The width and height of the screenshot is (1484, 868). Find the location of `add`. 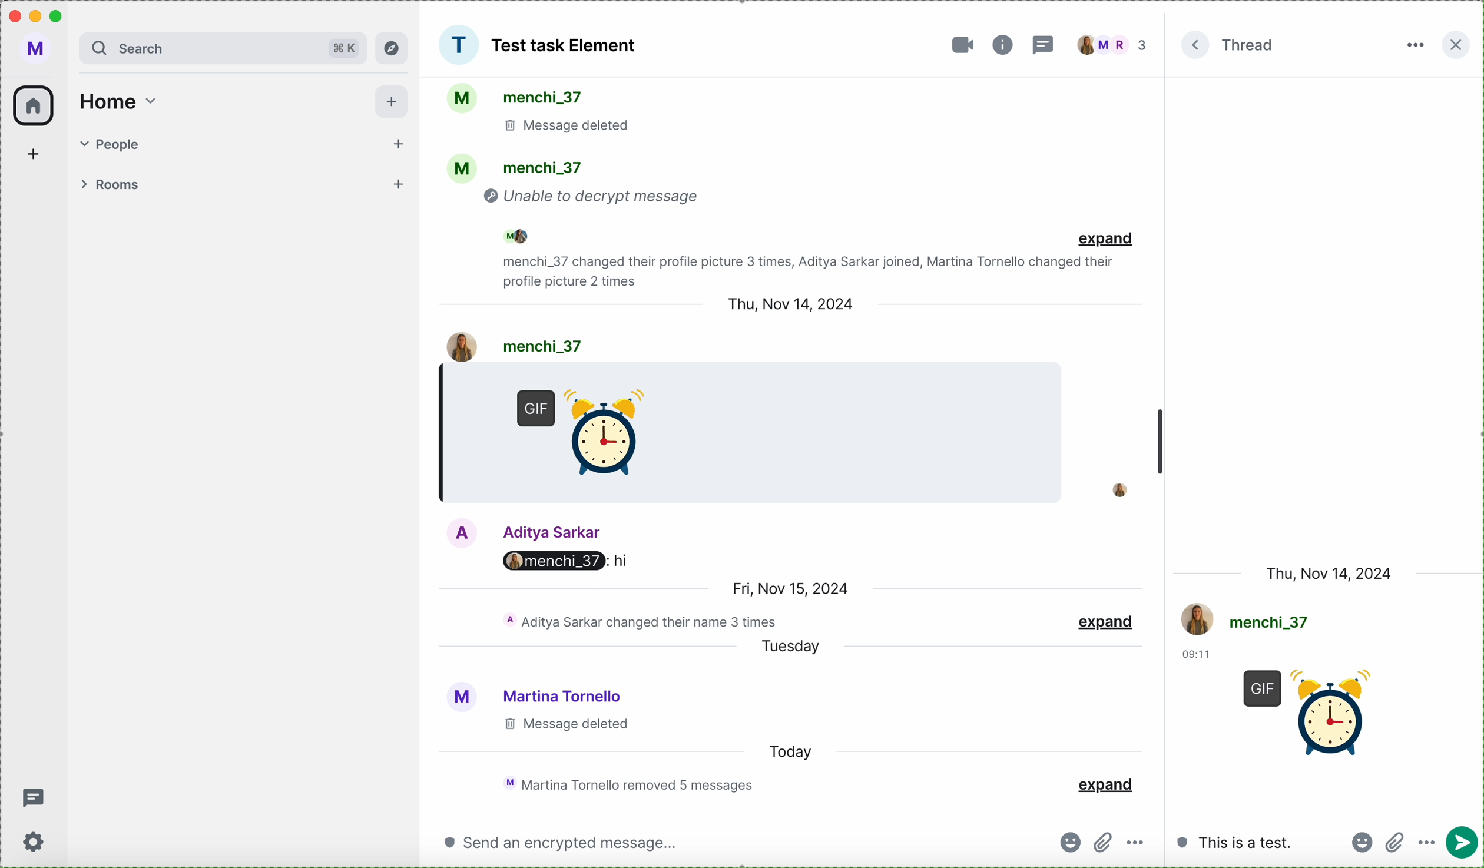

add is located at coordinates (38, 153).